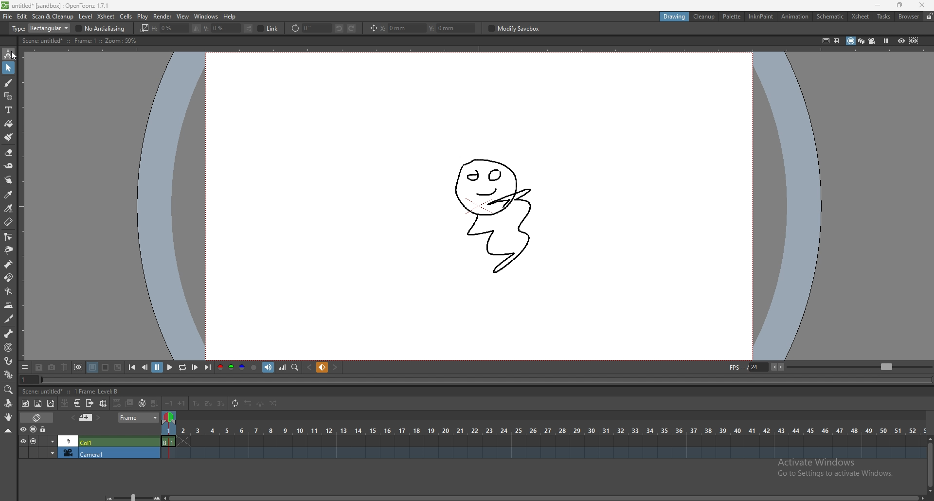  Describe the element at coordinates (169, 28) in the screenshot. I see `horizontal` at that location.